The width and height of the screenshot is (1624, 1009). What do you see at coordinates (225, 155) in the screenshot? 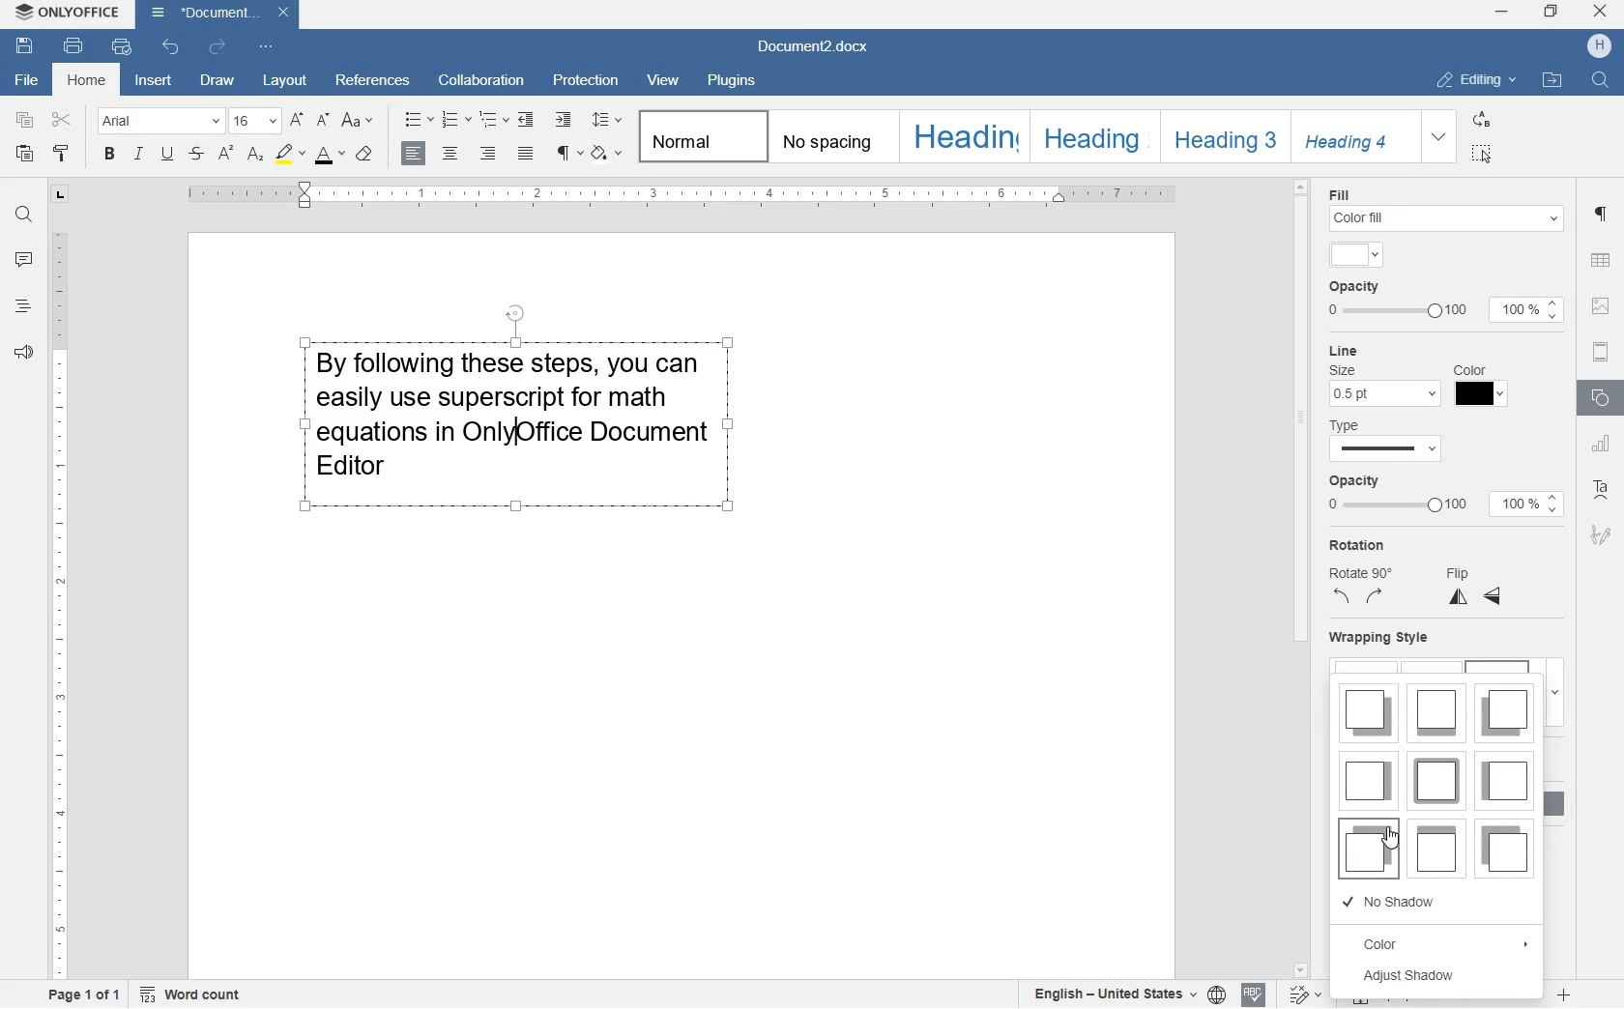
I see `superscript` at bounding box center [225, 155].